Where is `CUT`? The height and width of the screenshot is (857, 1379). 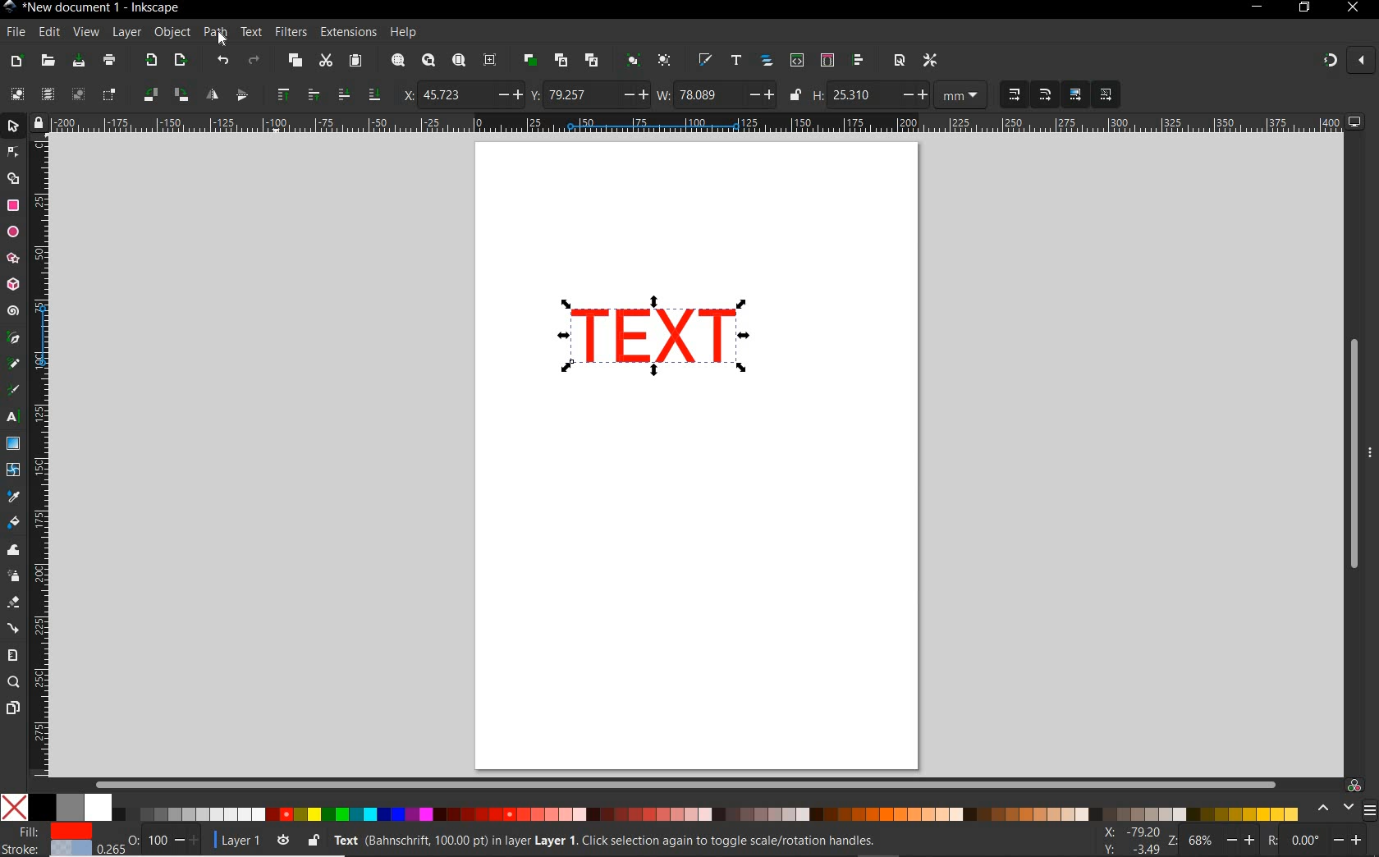 CUT is located at coordinates (325, 62).